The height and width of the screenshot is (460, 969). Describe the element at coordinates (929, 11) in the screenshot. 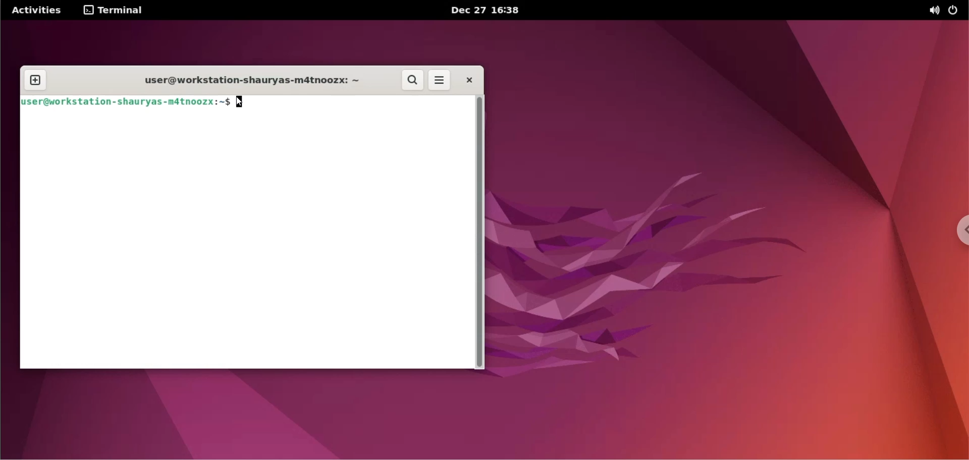

I see `Volume` at that location.